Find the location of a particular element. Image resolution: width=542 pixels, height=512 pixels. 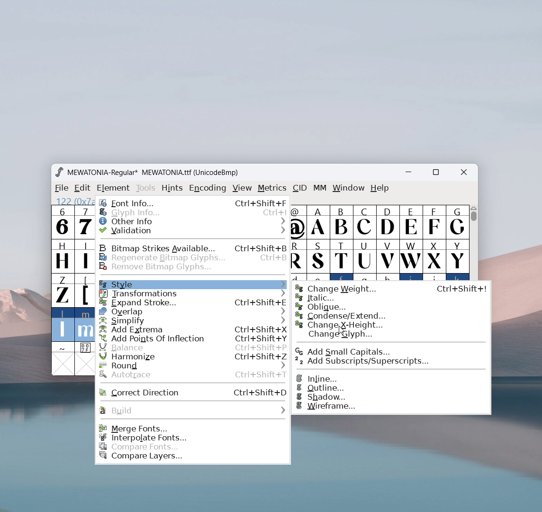

Z is located at coordinates (62, 290).